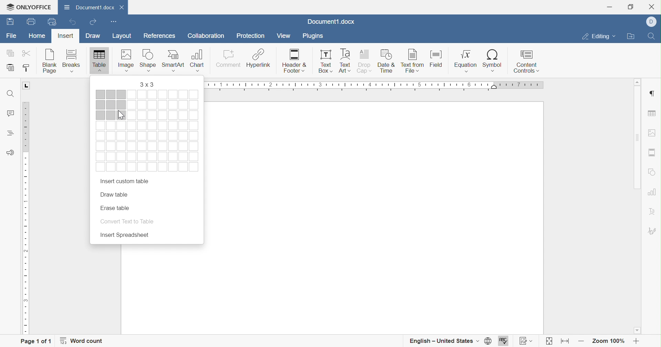 The height and width of the screenshot is (347, 661). I want to click on Scroll up, so click(637, 82).